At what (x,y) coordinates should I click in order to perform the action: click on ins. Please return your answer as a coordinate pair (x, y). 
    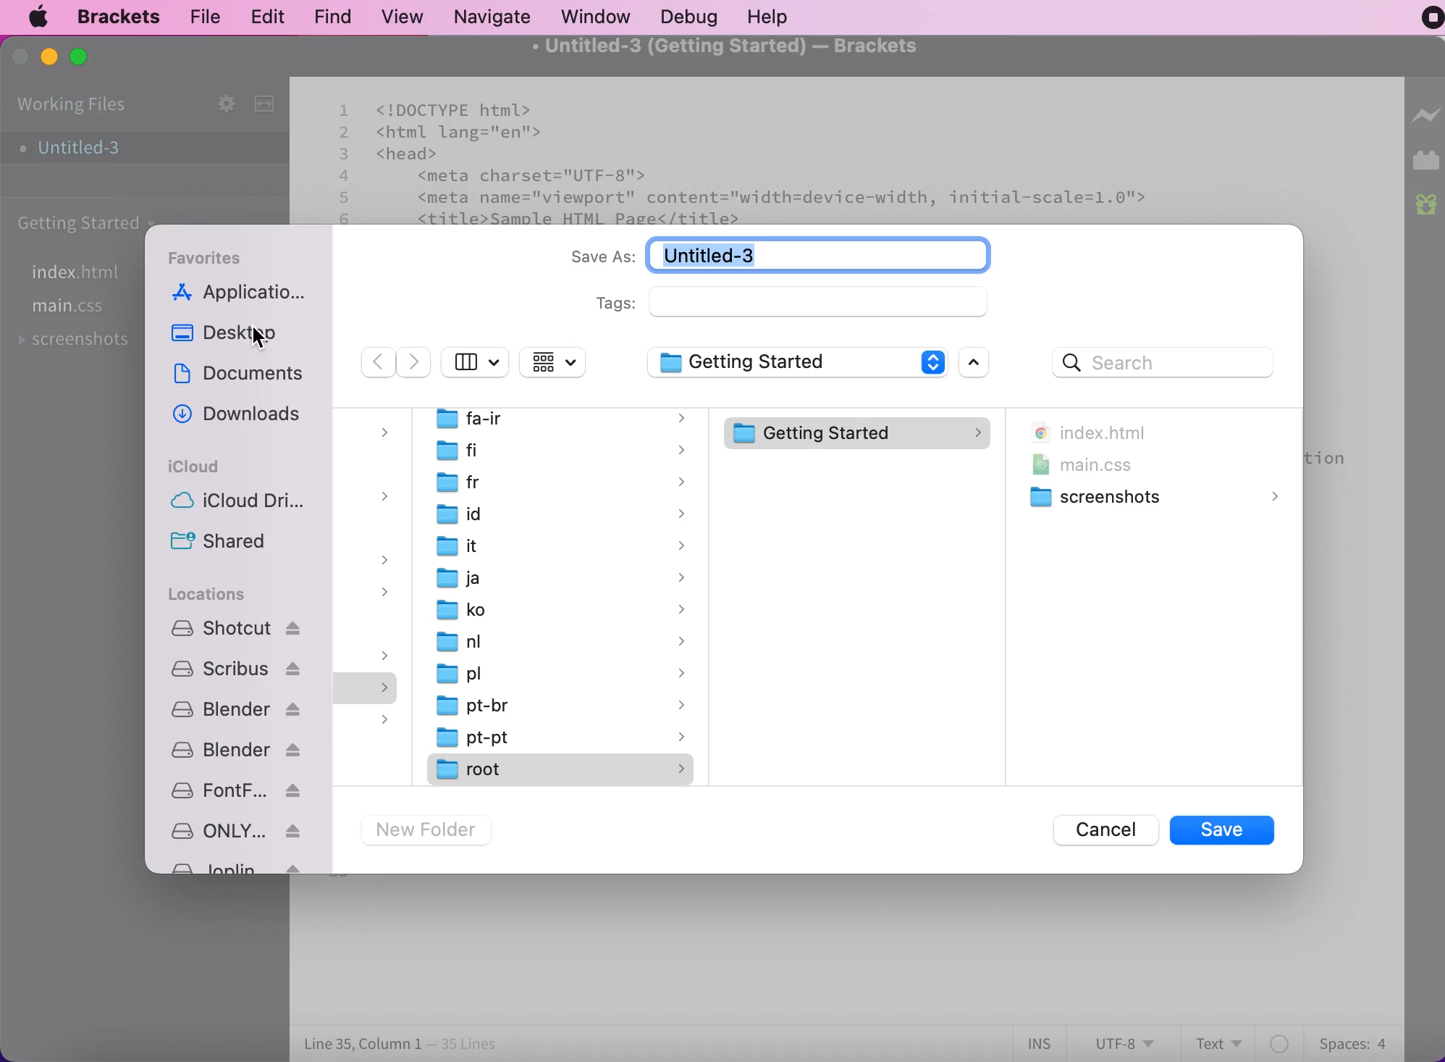
    Looking at the image, I should click on (1043, 1042).